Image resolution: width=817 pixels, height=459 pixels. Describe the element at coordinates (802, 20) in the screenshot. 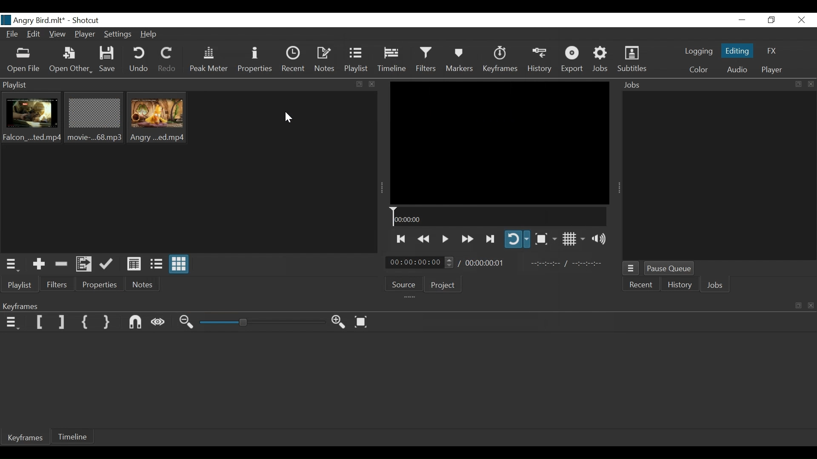

I see `Close` at that location.